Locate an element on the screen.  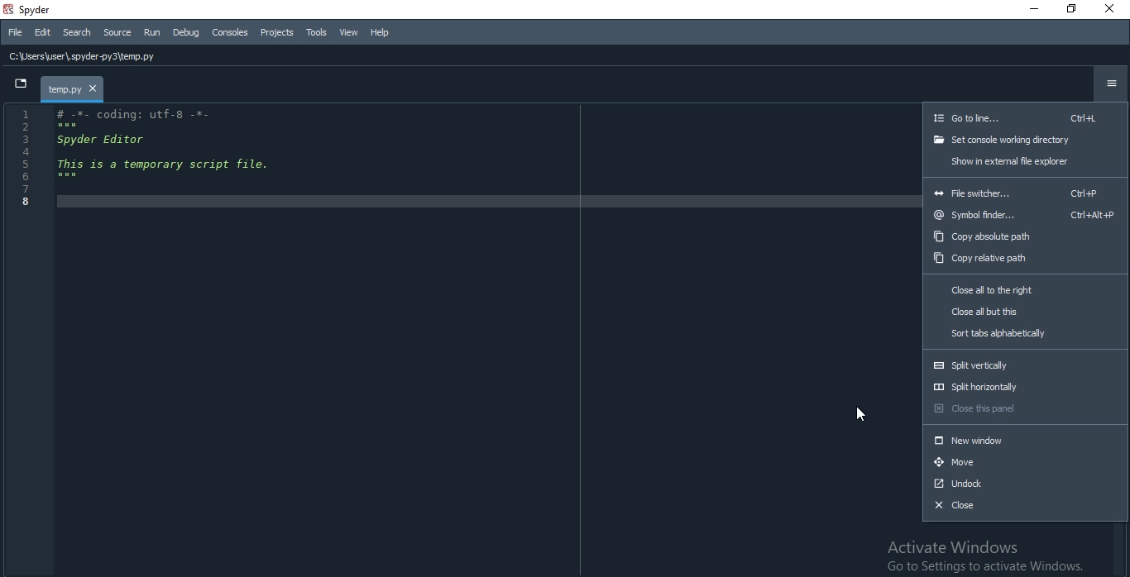
Search is located at coordinates (76, 33).